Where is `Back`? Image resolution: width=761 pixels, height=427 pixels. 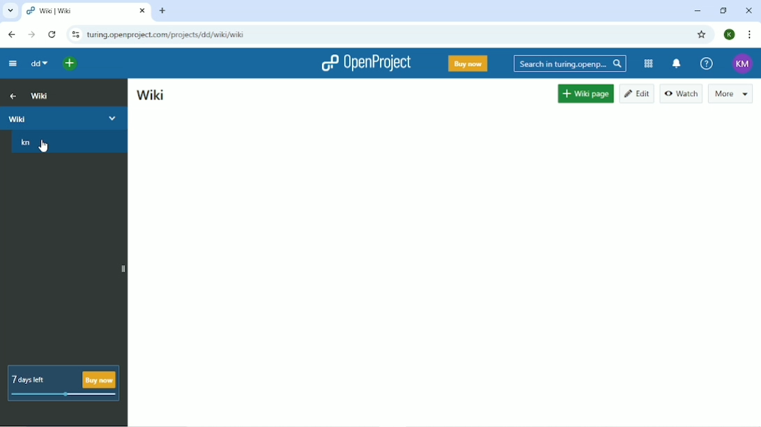 Back is located at coordinates (11, 35).